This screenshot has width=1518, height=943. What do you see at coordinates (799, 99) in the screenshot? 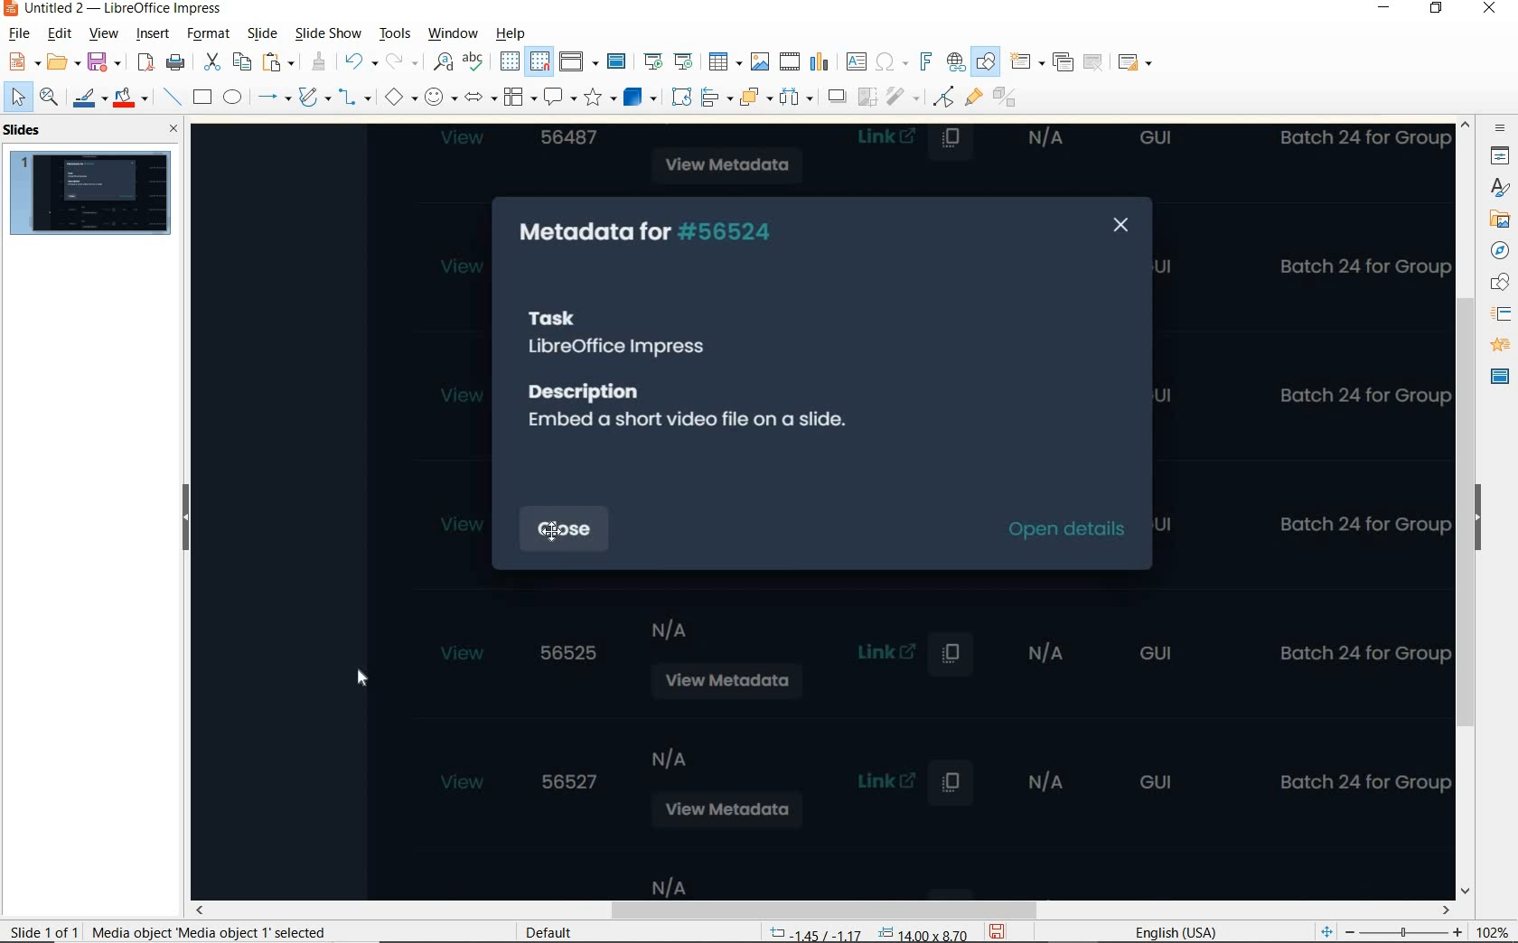
I see `icon` at bounding box center [799, 99].